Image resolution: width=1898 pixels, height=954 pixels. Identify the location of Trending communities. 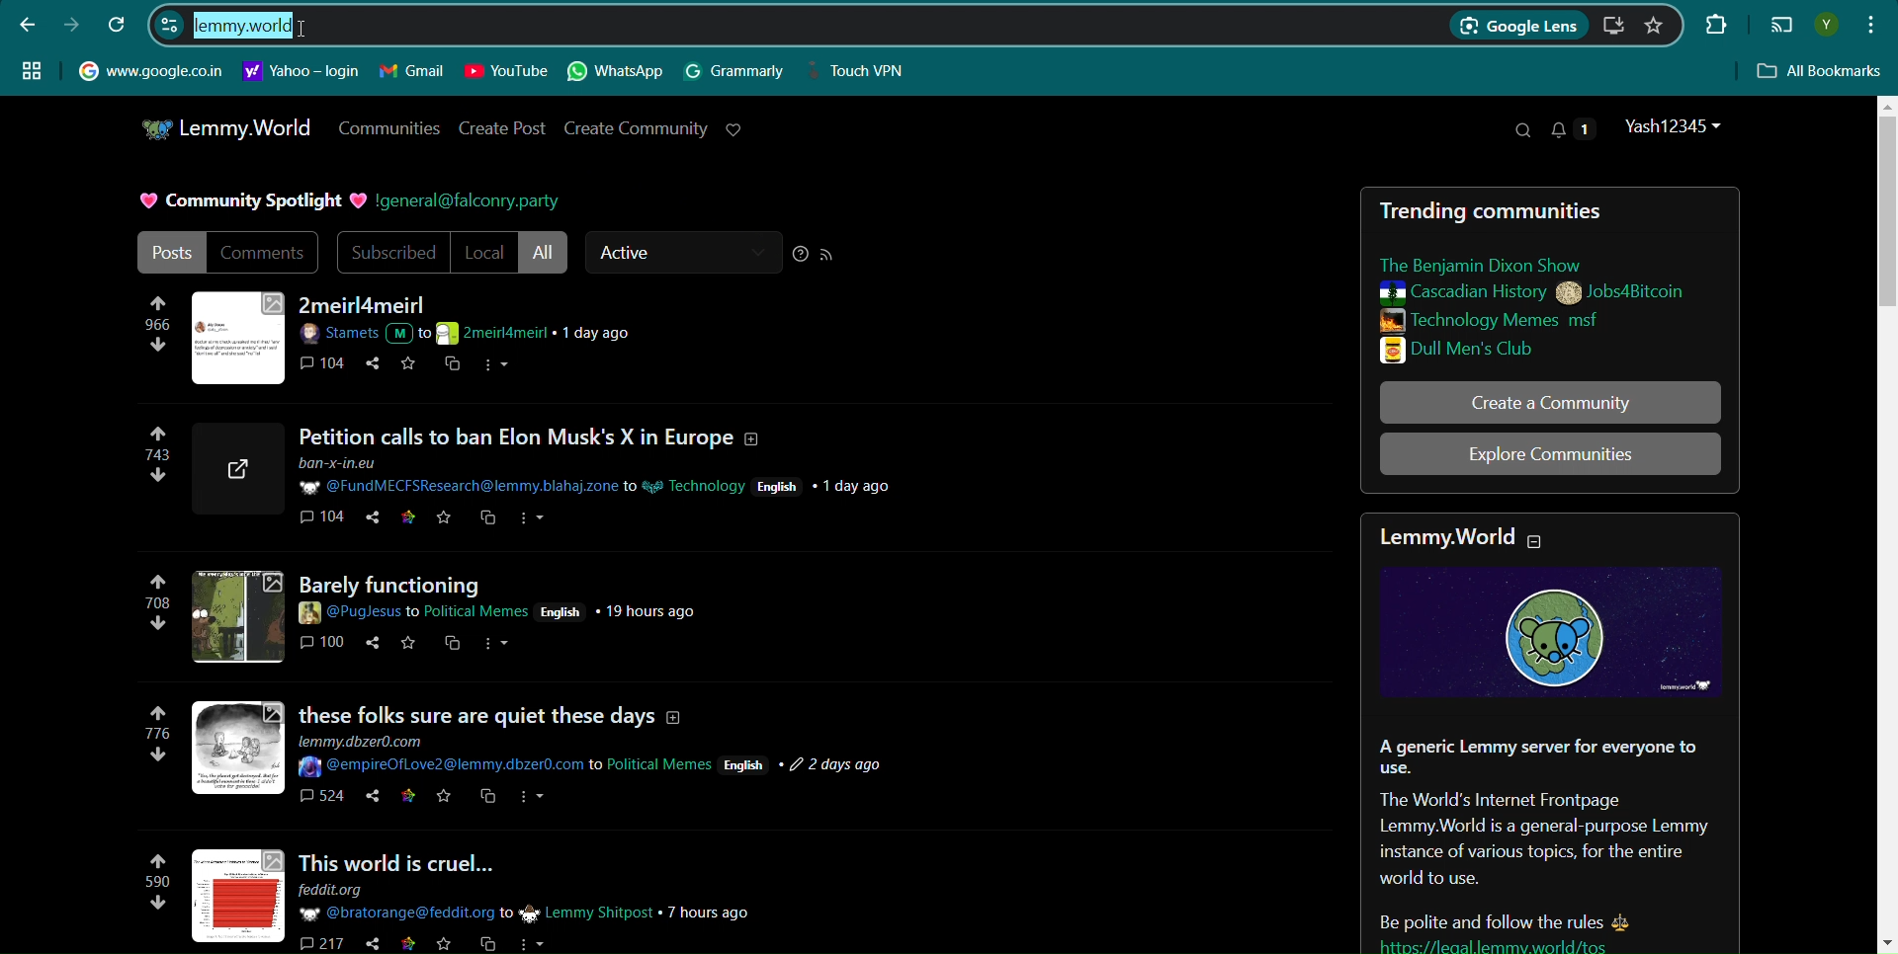
(1503, 210).